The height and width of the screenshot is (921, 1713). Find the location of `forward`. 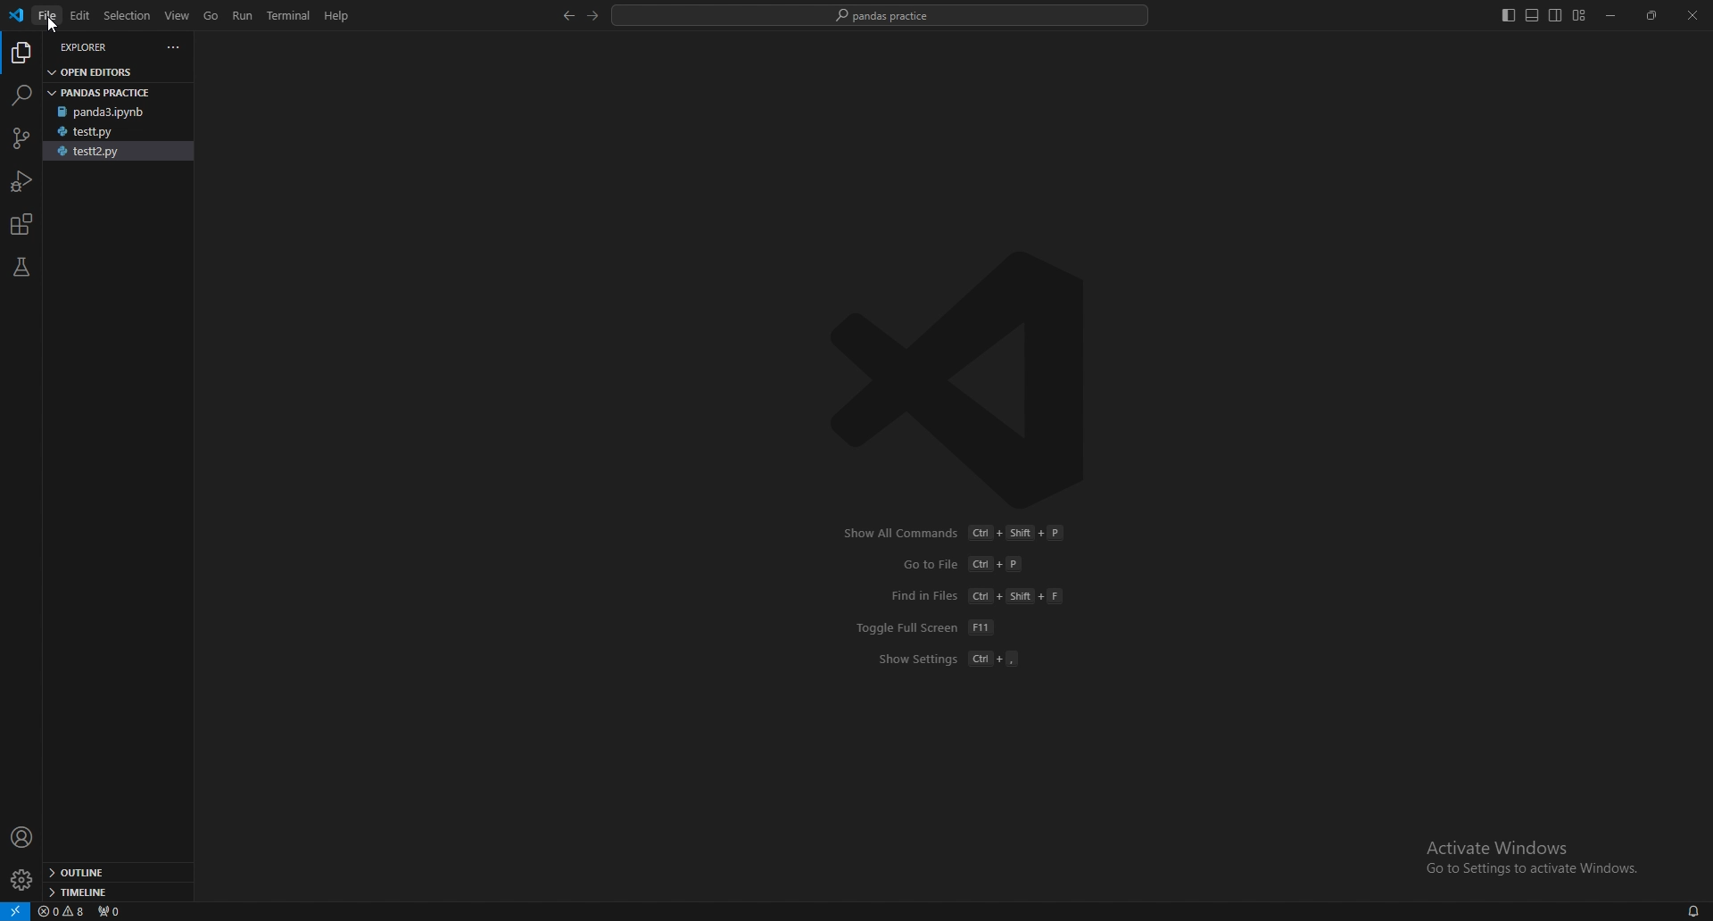

forward is located at coordinates (593, 15).